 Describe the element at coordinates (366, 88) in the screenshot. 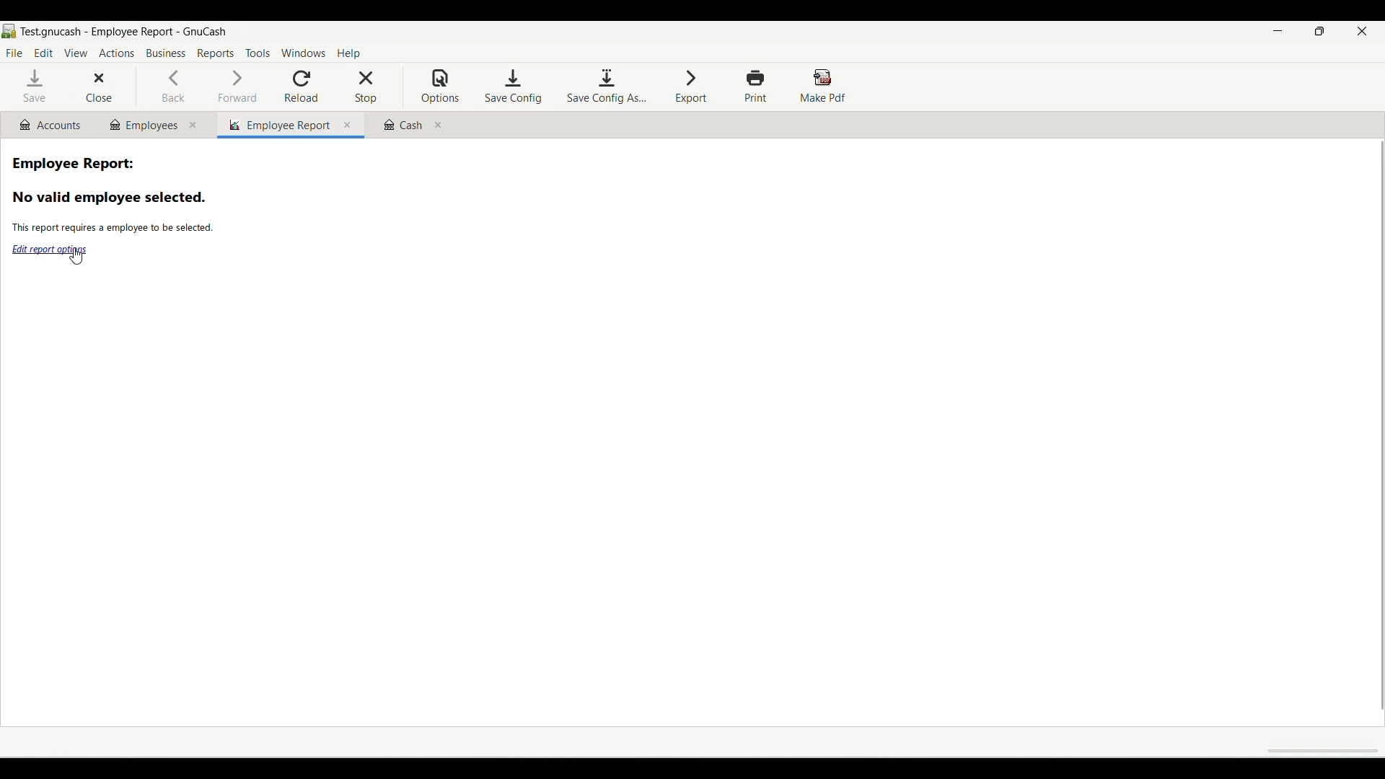

I see `Stop` at that location.